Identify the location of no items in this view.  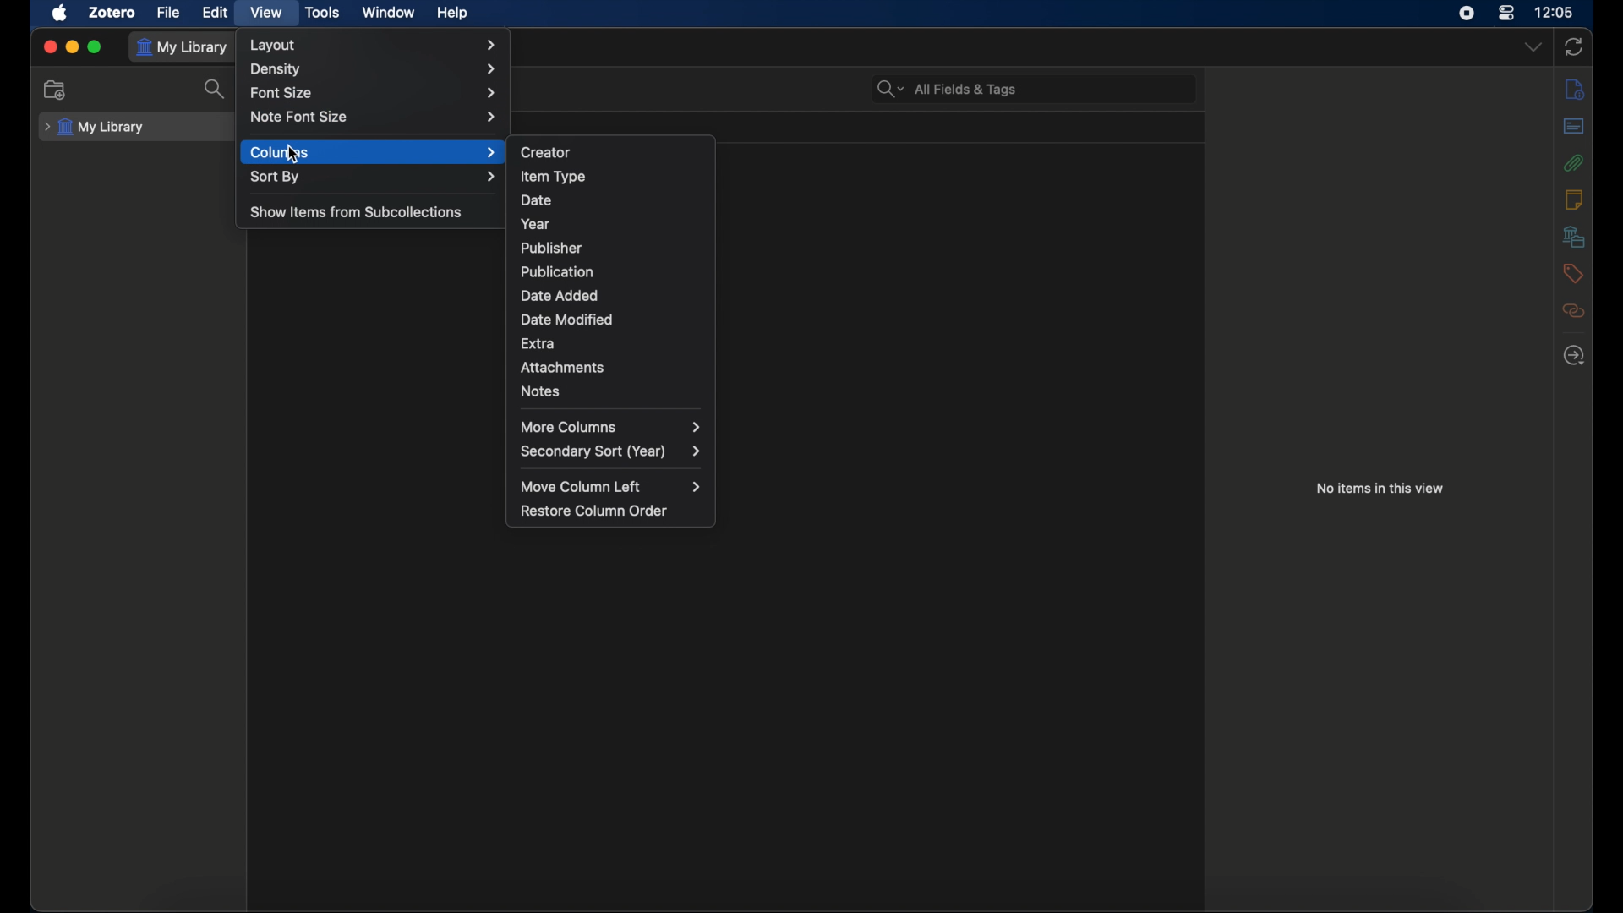
(1380, 488).